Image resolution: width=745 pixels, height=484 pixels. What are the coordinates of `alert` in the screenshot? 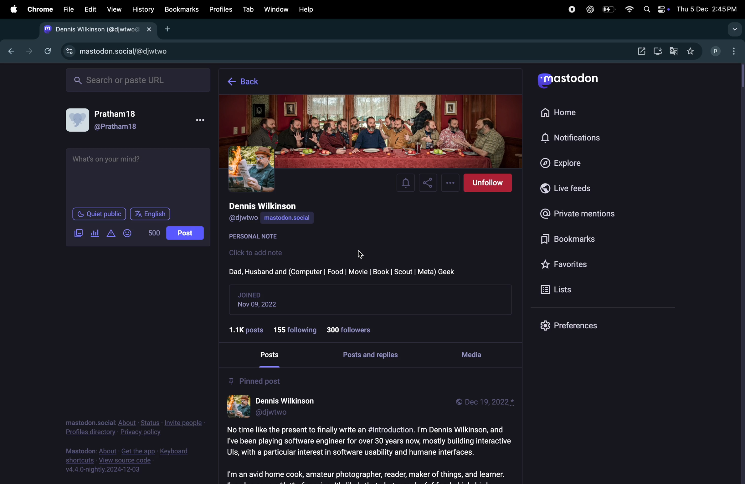 It's located at (110, 234).